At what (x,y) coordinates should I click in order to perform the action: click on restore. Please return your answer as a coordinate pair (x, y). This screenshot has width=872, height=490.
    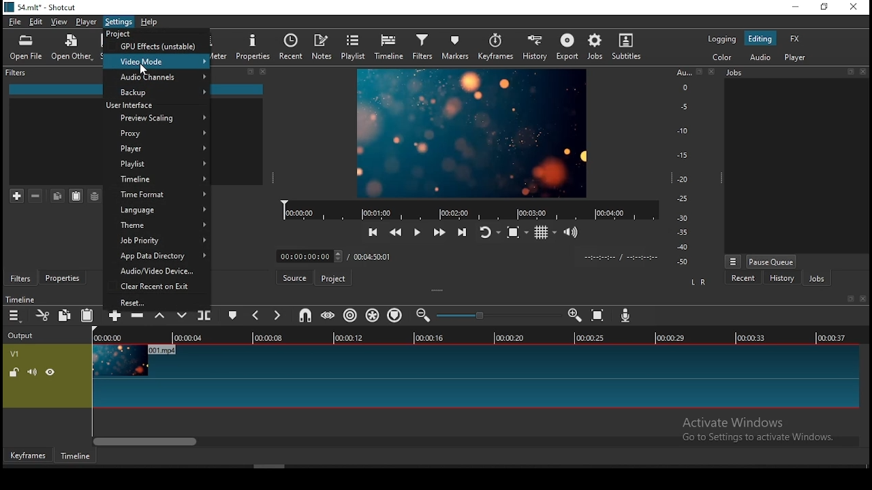
    Looking at the image, I should click on (250, 72).